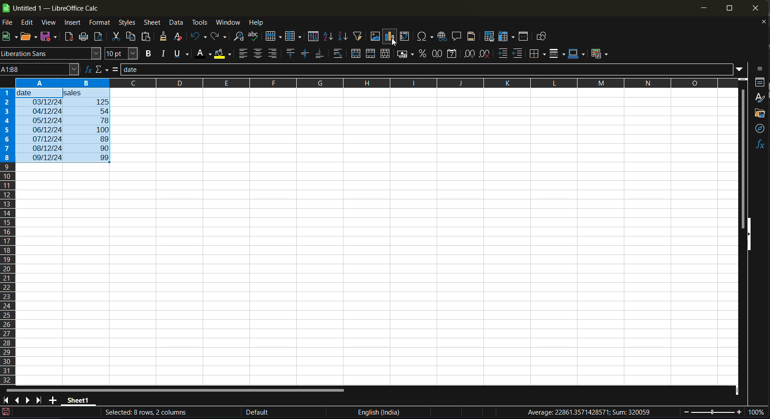  I want to click on new, so click(8, 37).